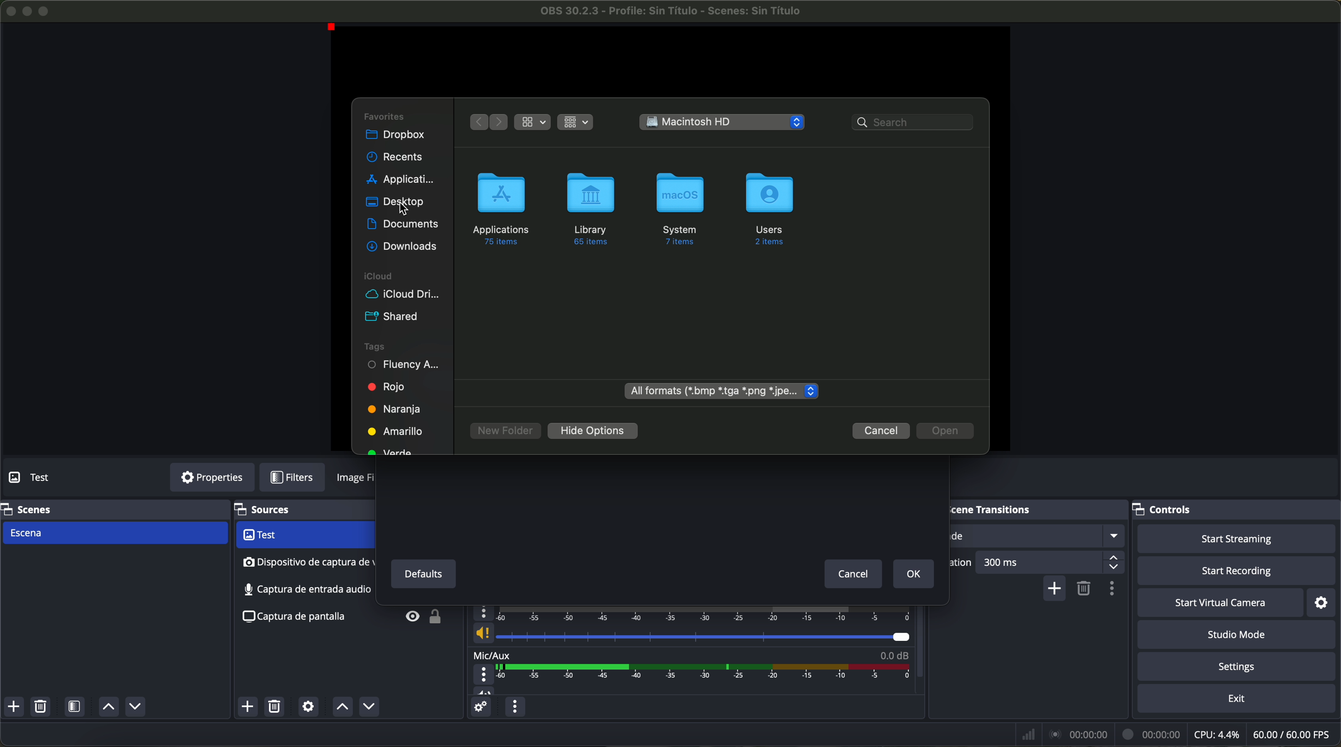  I want to click on mic/aux, so click(492, 654).